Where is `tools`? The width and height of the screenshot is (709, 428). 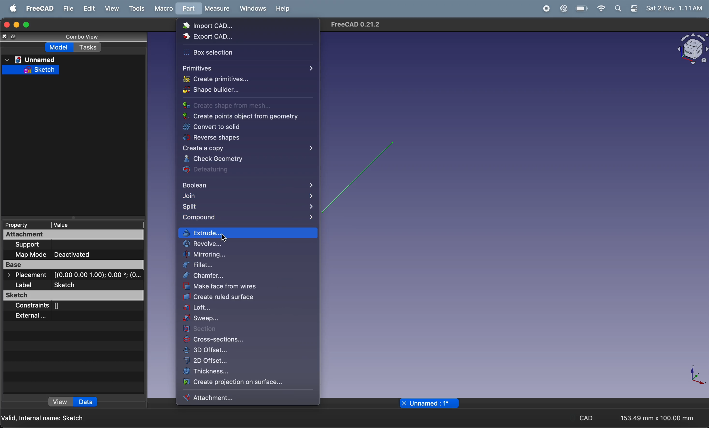 tools is located at coordinates (135, 9).